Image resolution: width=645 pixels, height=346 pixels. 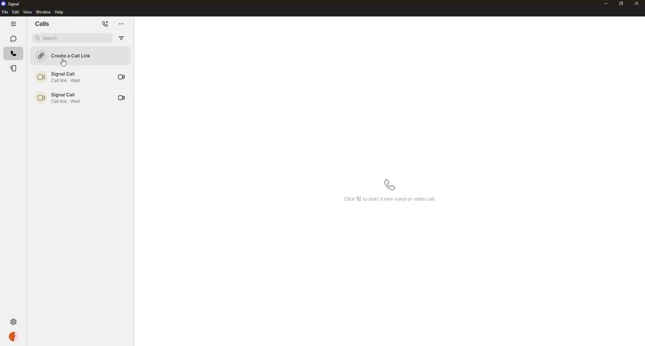 I want to click on profile, so click(x=13, y=337).